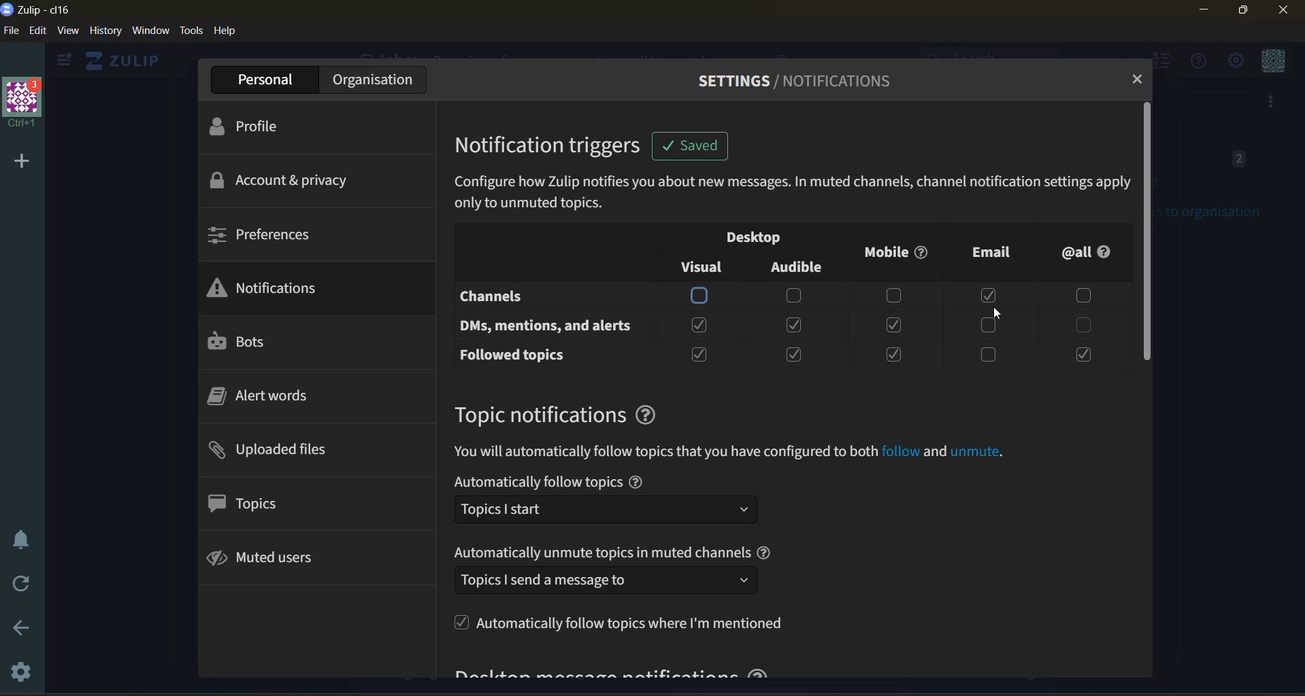 The image size is (1305, 696). What do you see at coordinates (1136, 78) in the screenshot?
I see `close` at bounding box center [1136, 78].